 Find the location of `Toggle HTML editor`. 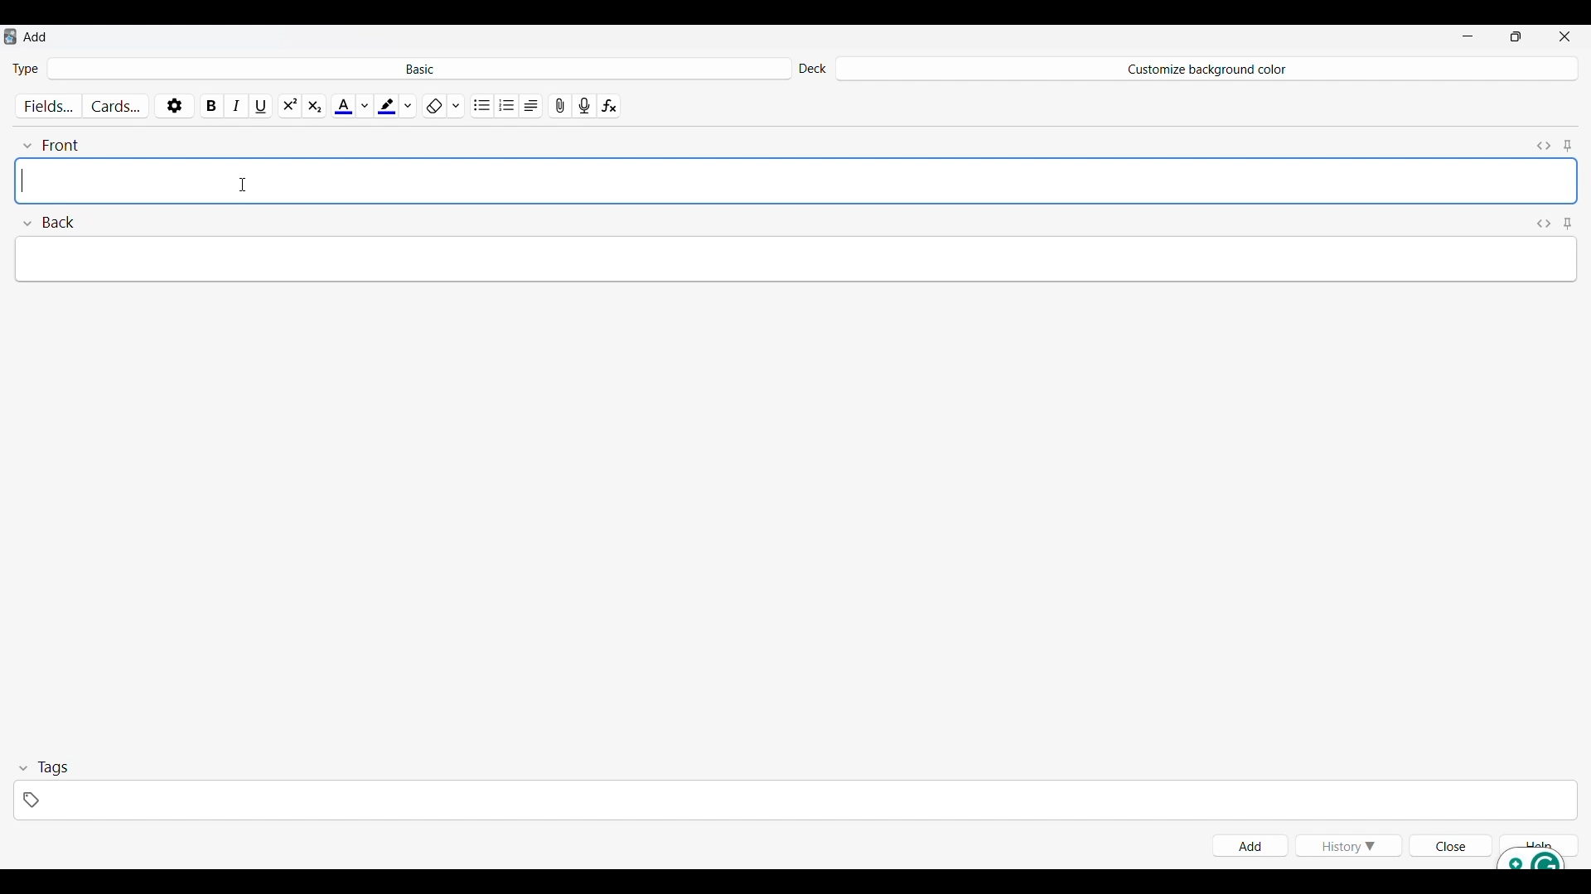

Toggle HTML editor is located at coordinates (1545, 222).